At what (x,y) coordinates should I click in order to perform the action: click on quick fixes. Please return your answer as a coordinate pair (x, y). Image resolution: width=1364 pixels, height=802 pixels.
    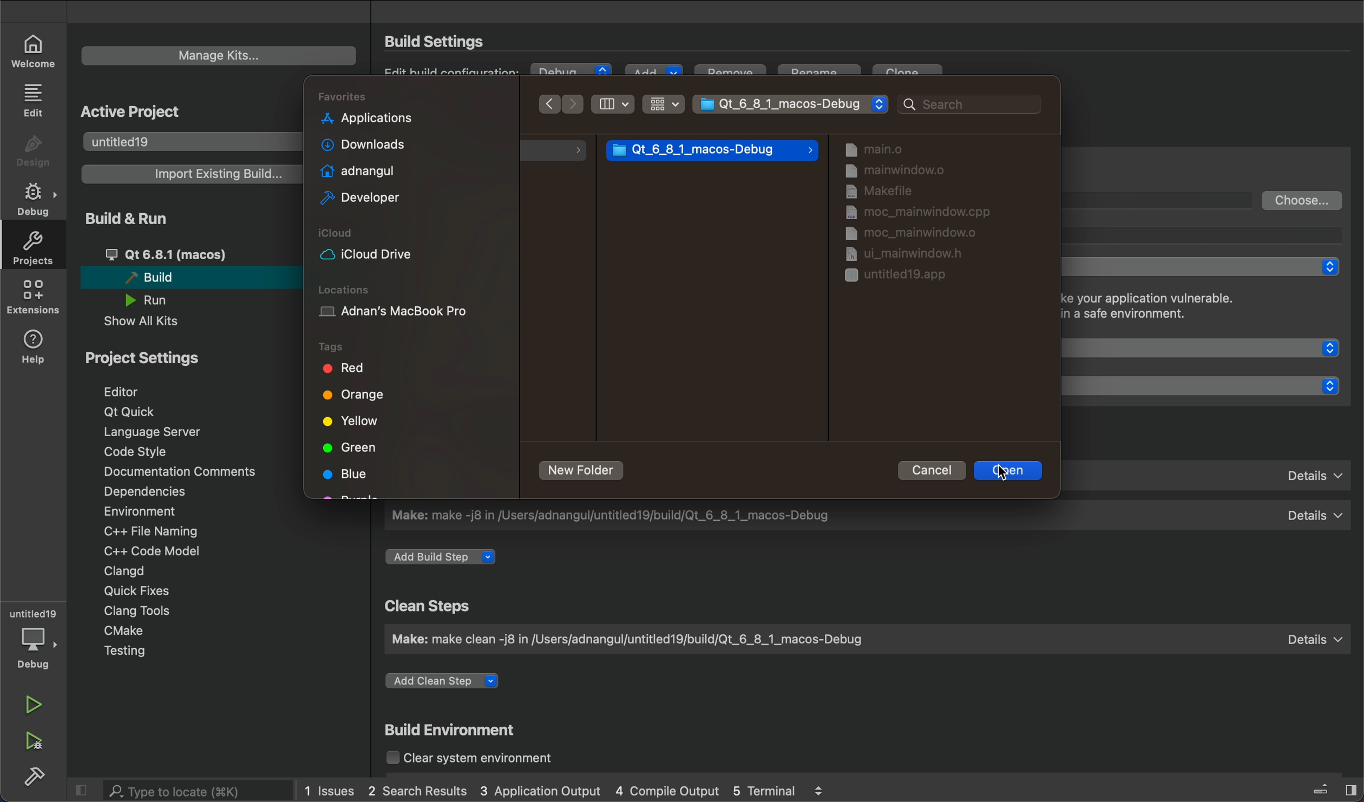
    Looking at the image, I should click on (133, 590).